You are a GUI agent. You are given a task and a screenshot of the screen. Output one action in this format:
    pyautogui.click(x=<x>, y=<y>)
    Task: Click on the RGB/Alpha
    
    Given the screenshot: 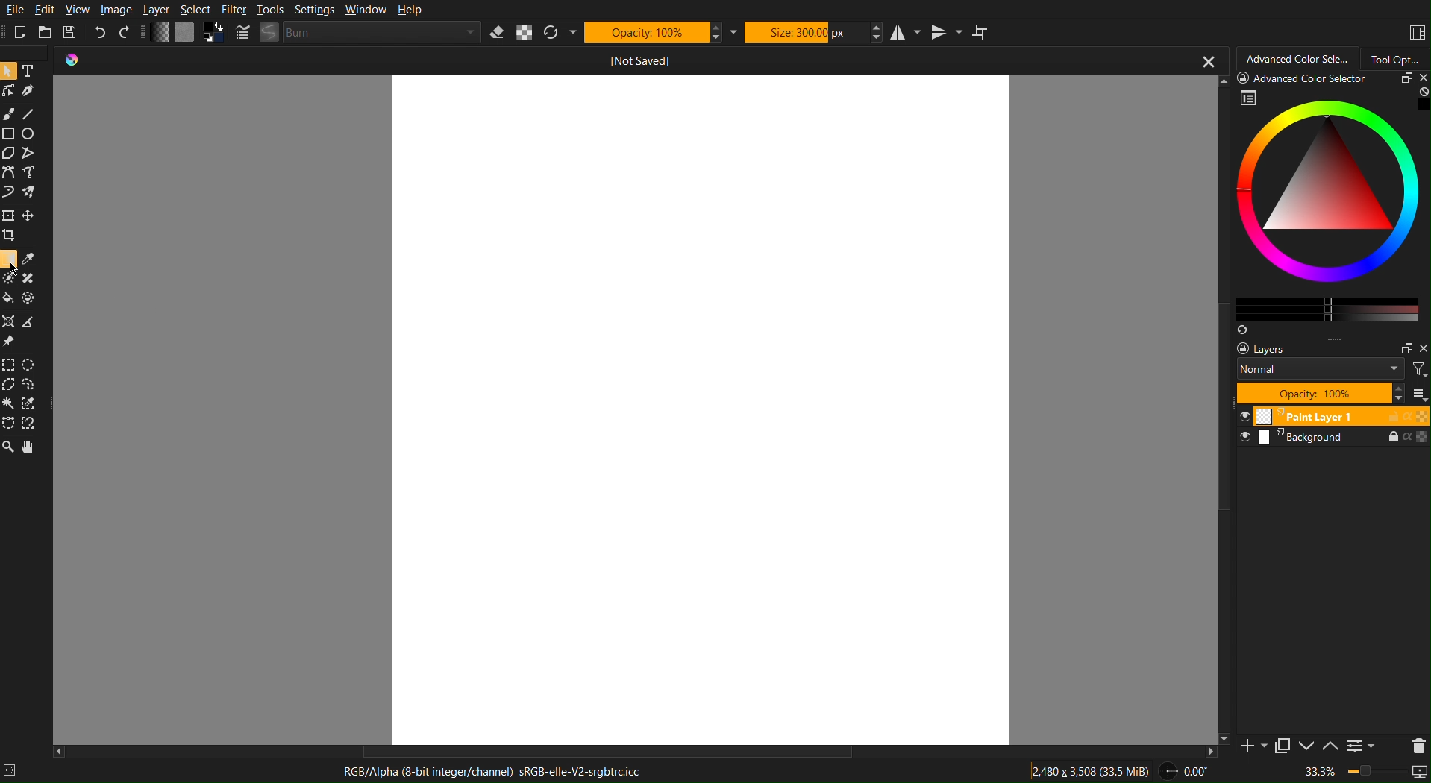 What is the action you would take?
    pyautogui.click(x=498, y=772)
    